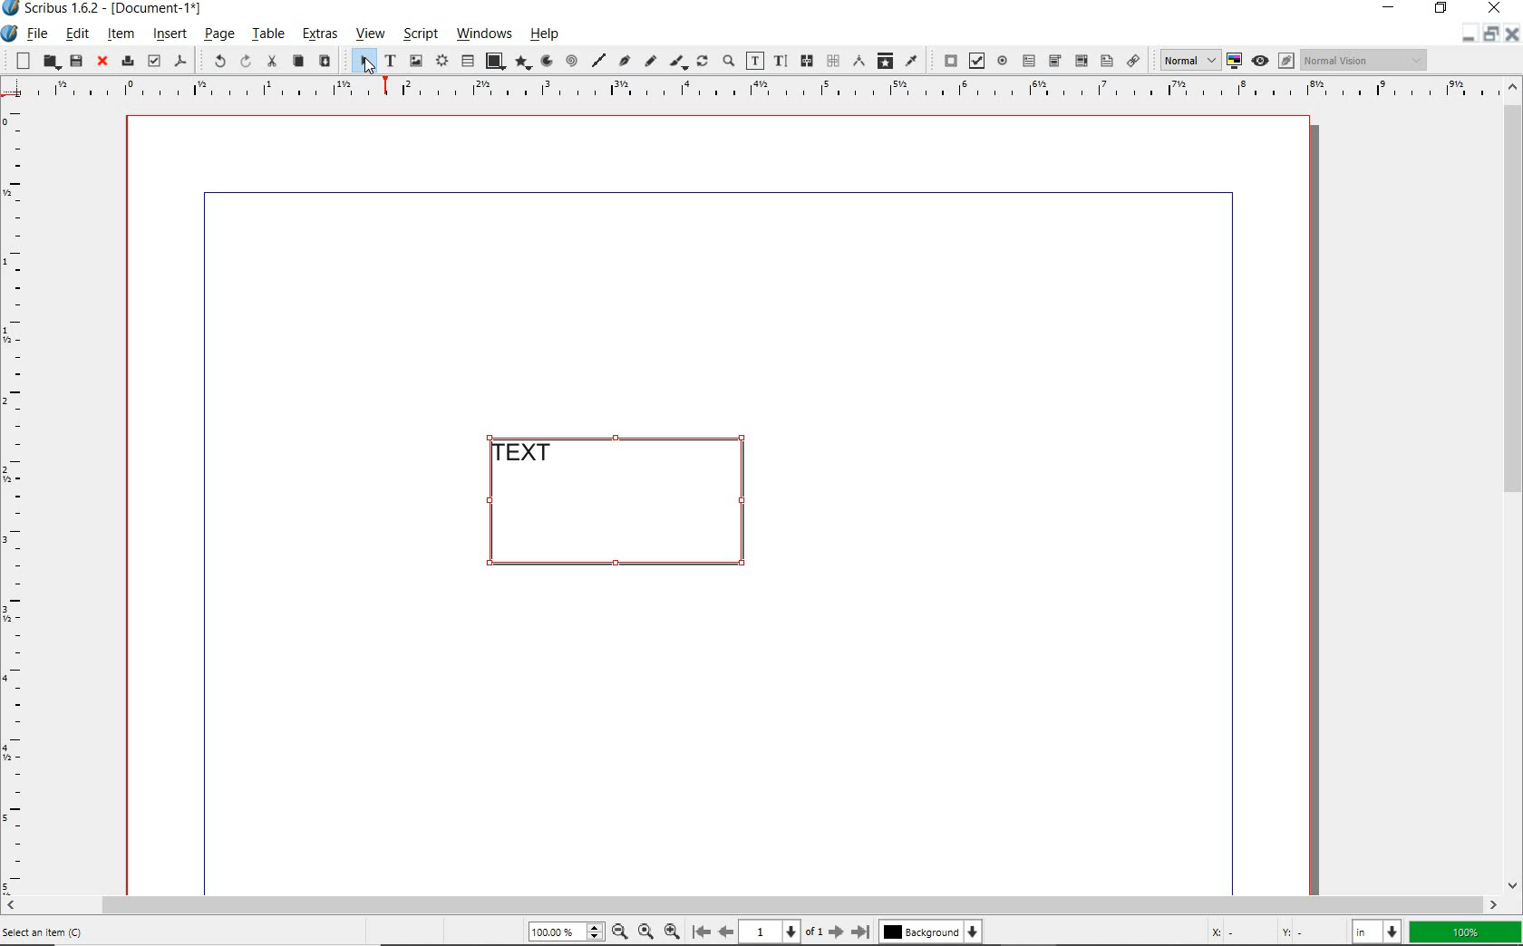 Image resolution: width=1523 pixels, height=946 pixels. I want to click on TEXT, so click(530, 453).